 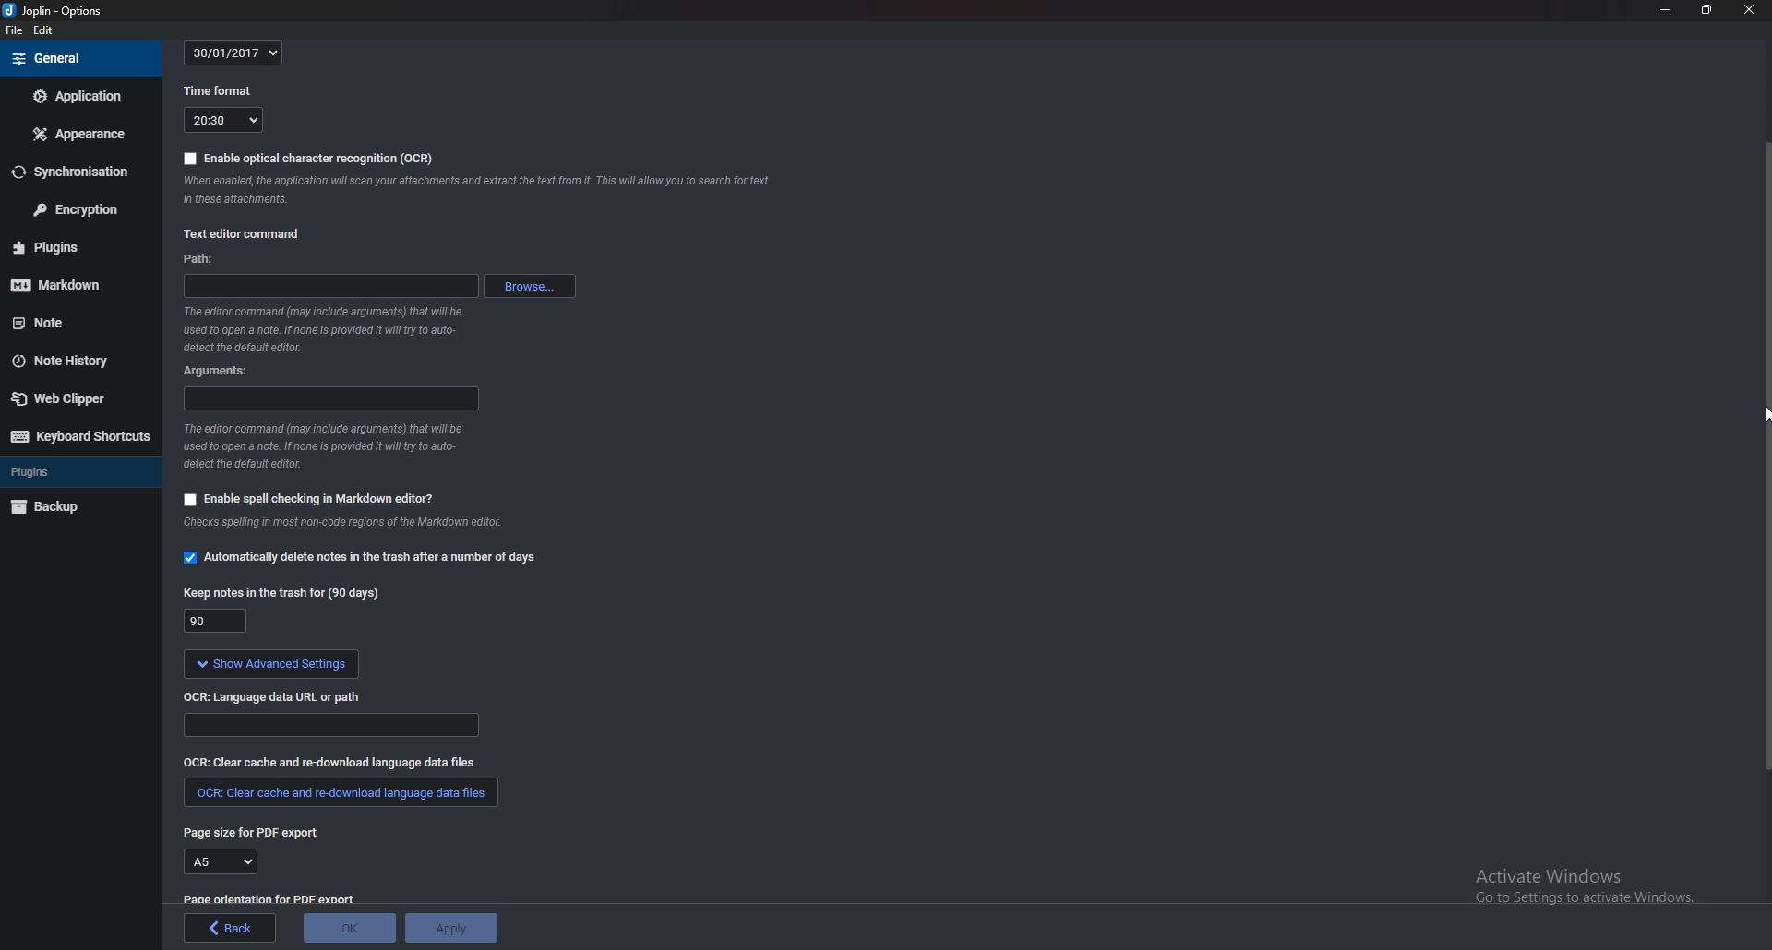 What do you see at coordinates (329, 399) in the screenshot?
I see `arguments` at bounding box center [329, 399].